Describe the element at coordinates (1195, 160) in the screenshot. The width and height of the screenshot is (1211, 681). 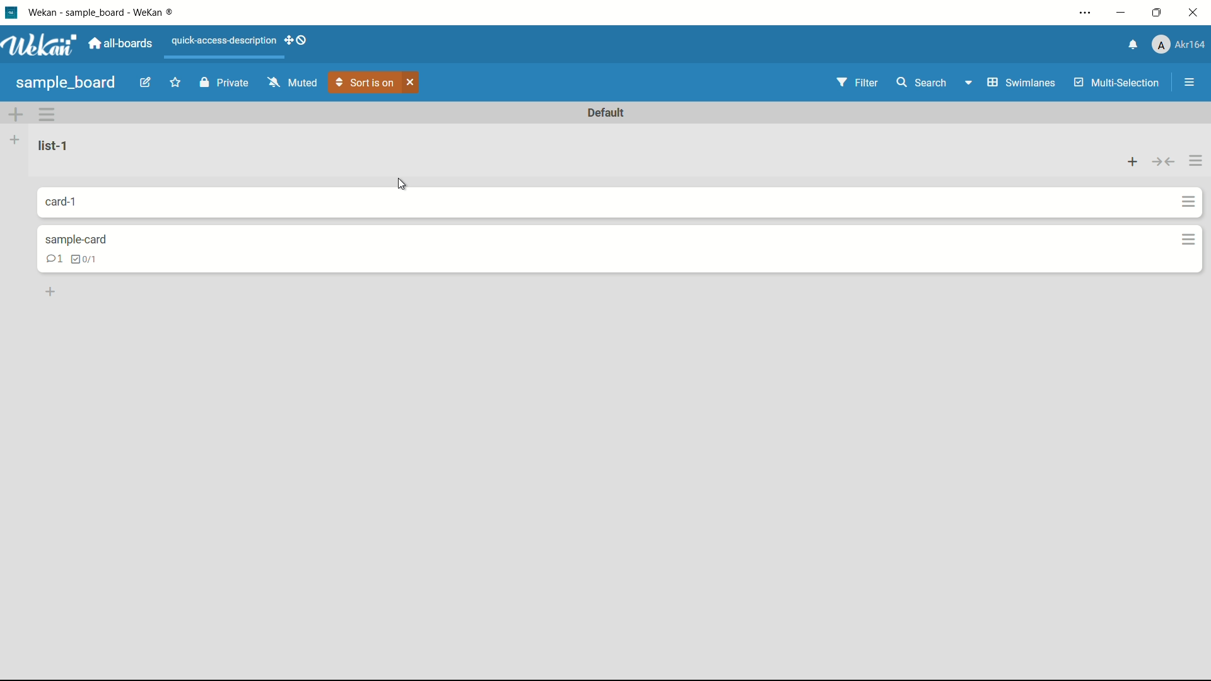
I see `list actions` at that location.